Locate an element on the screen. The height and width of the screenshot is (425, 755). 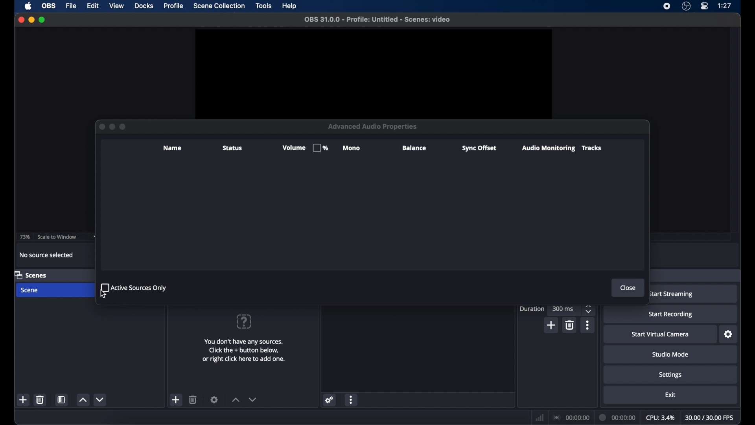
close is located at coordinates (628, 288).